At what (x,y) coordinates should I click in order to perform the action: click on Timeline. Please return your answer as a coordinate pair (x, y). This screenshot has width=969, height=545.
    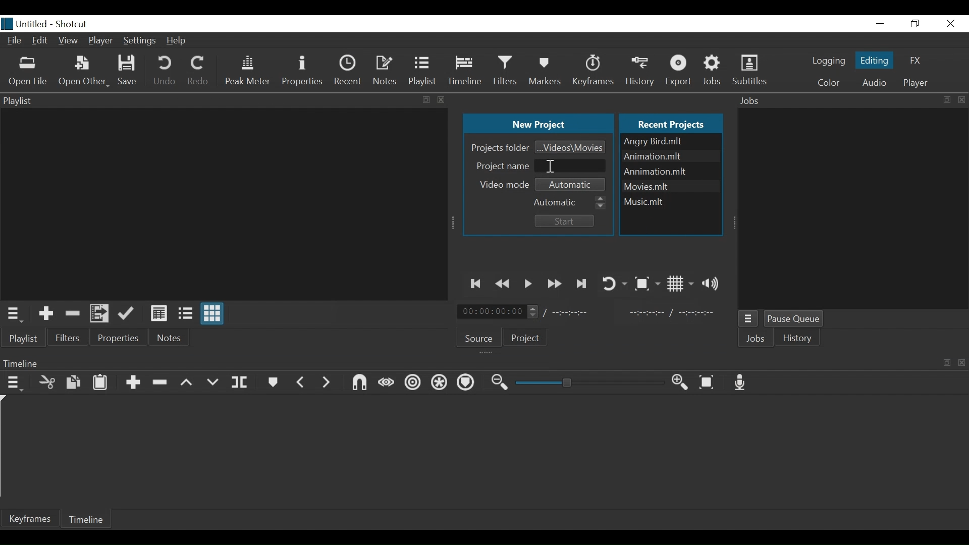
    Looking at the image, I should click on (466, 71).